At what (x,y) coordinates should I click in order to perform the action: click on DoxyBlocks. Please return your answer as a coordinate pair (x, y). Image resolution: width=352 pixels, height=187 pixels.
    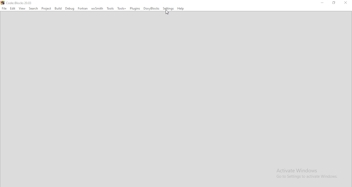
    Looking at the image, I should click on (152, 9).